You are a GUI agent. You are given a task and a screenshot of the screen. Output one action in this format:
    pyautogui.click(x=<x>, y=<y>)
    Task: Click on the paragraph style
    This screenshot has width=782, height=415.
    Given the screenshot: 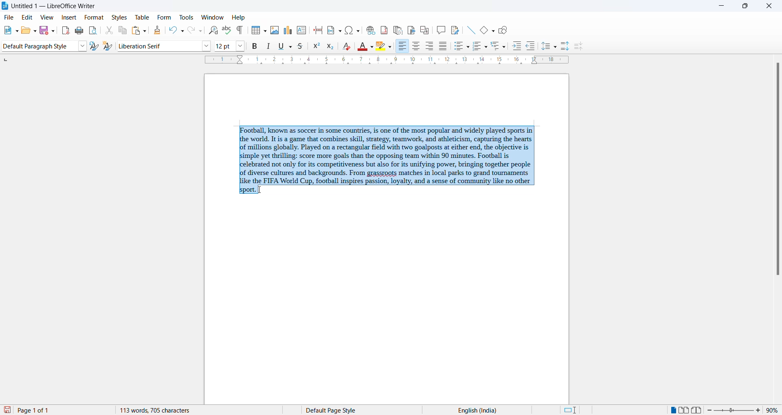 What is the action you would take?
    pyautogui.click(x=41, y=46)
    